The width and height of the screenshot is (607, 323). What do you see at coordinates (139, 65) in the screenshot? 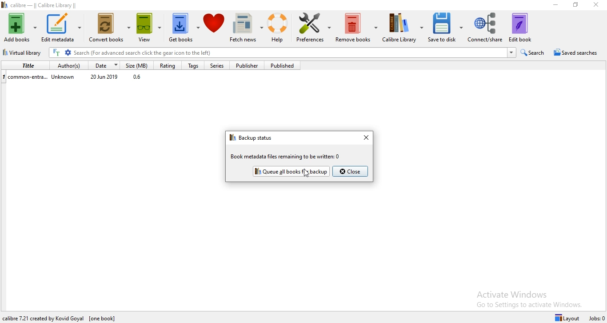
I see `Size (MB)` at bounding box center [139, 65].